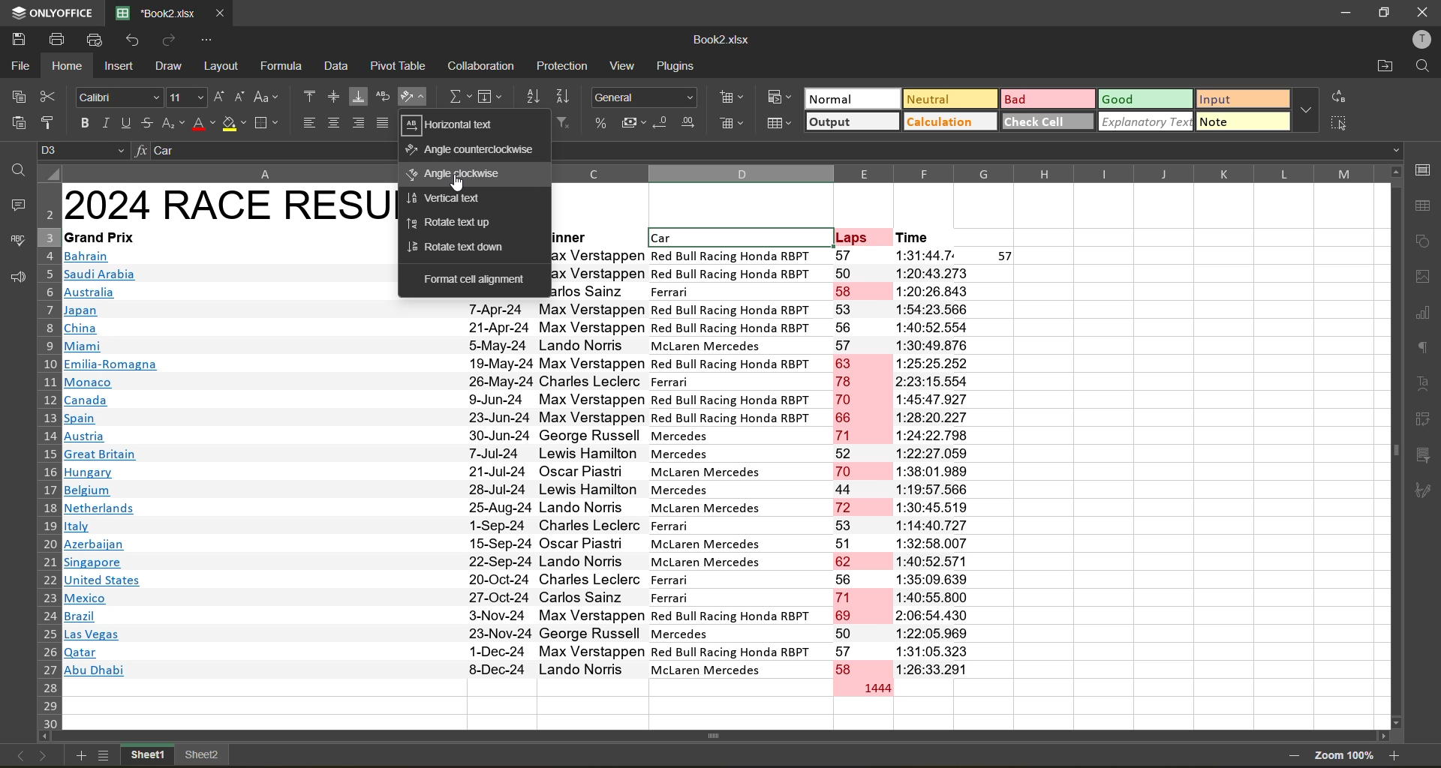 The image size is (1441, 768). What do you see at coordinates (170, 67) in the screenshot?
I see `draw` at bounding box center [170, 67].